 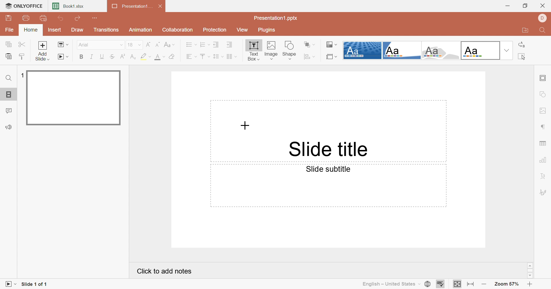 What do you see at coordinates (178, 30) in the screenshot?
I see `Collaboration` at bounding box center [178, 30].